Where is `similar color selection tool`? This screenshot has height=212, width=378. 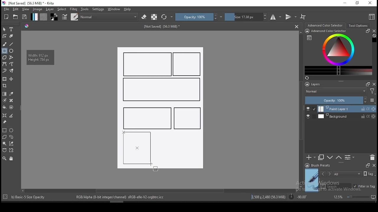 similar color selection tool is located at coordinates (12, 143).